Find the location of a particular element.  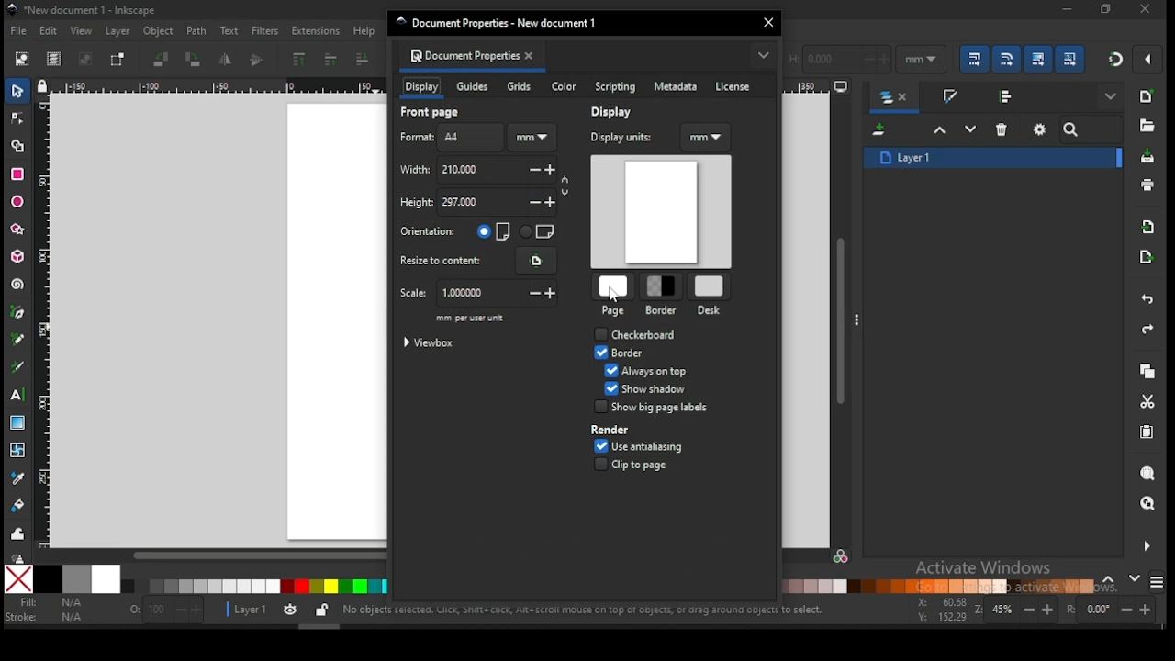

height is located at coordinates (483, 204).